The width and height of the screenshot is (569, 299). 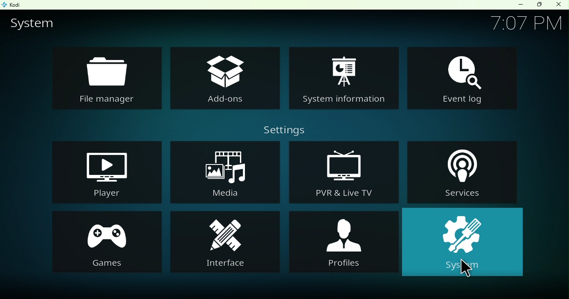 I want to click on Player, so click(x=104, y=172).